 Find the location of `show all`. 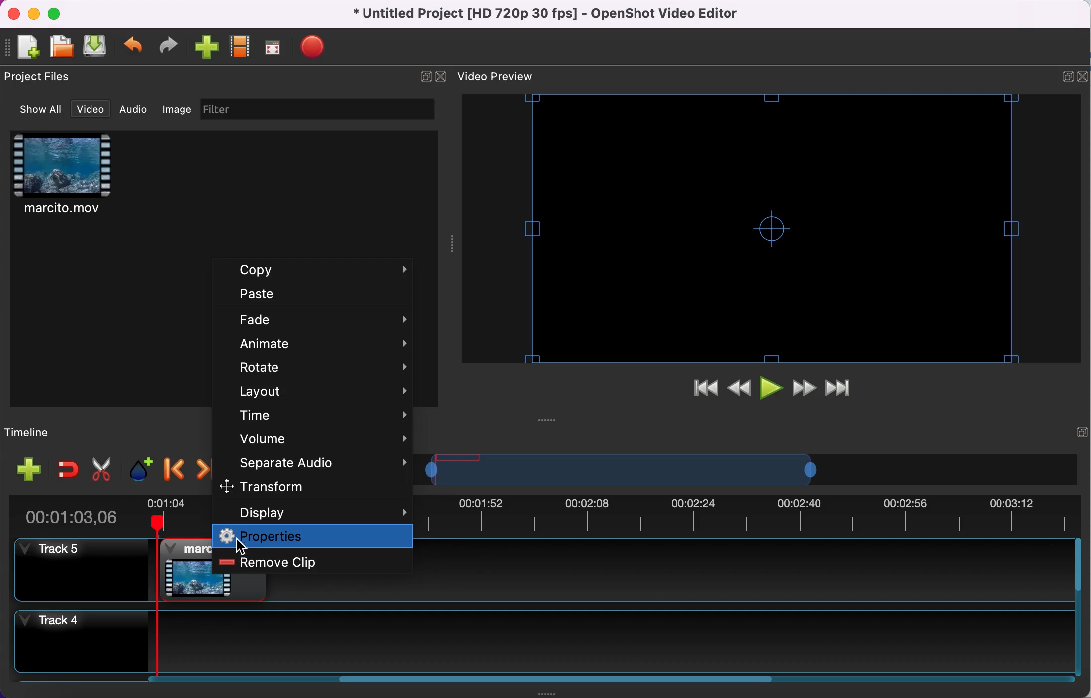

show all is located at coordinates (40, 112).